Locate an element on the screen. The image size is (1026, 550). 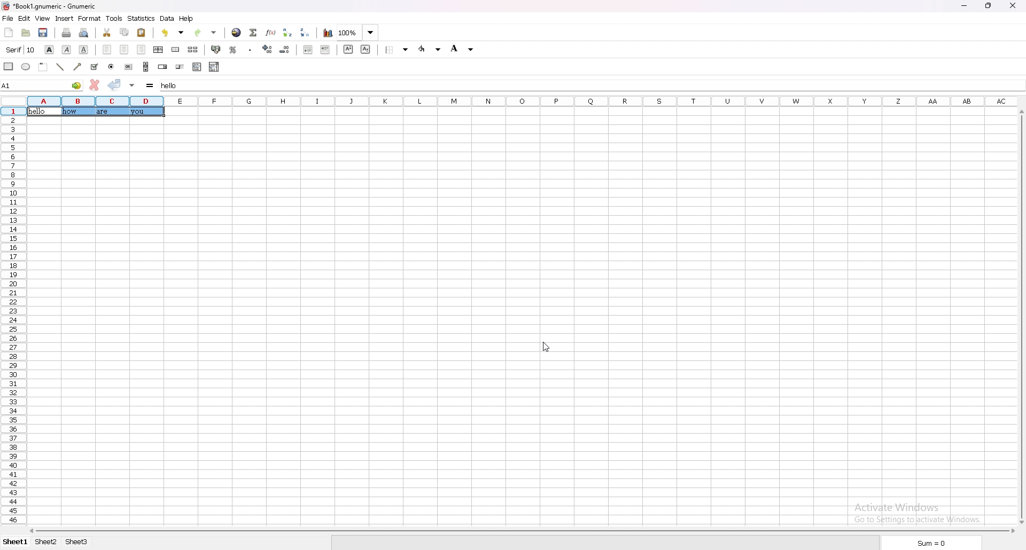
resize is located at coordinates (990, 5).